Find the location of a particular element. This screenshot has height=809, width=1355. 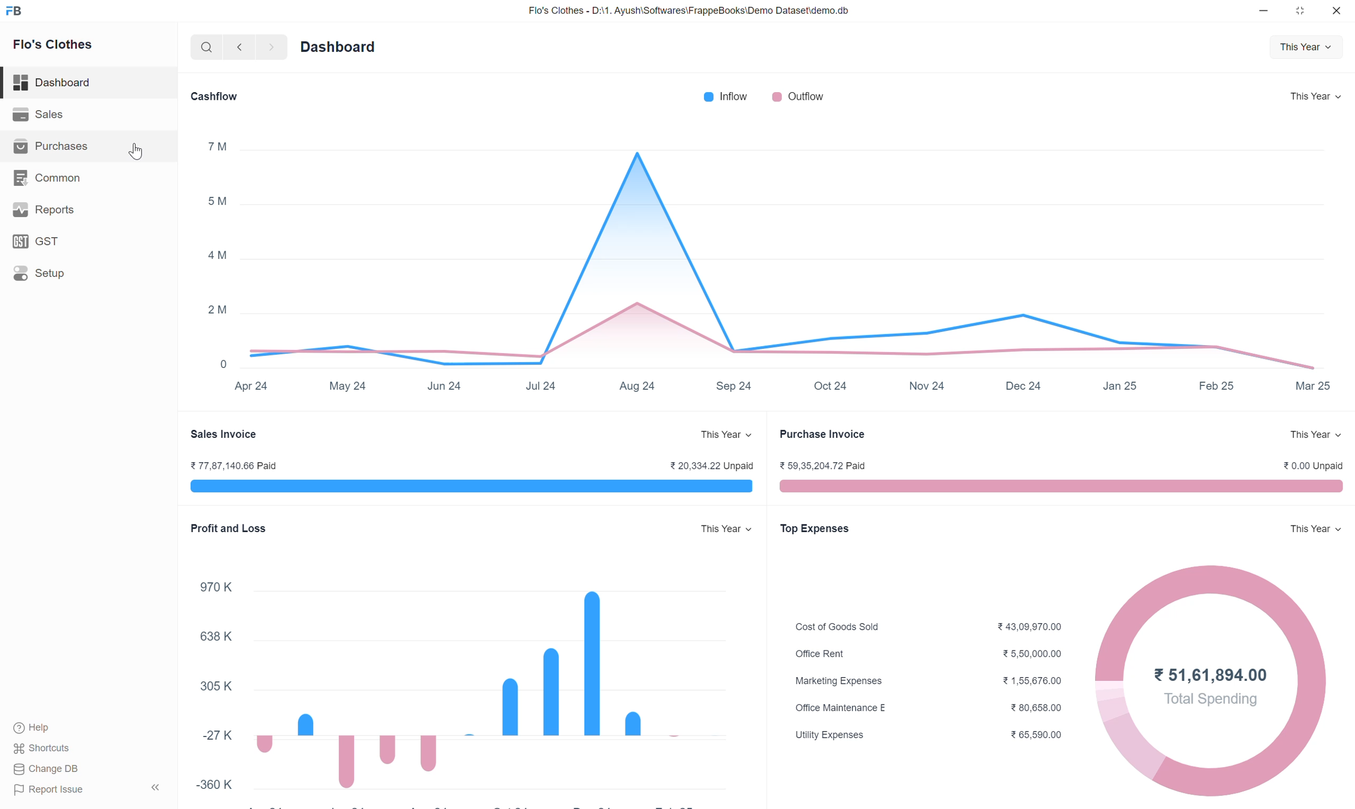

Dashboard is located at coordinates (53, 83).